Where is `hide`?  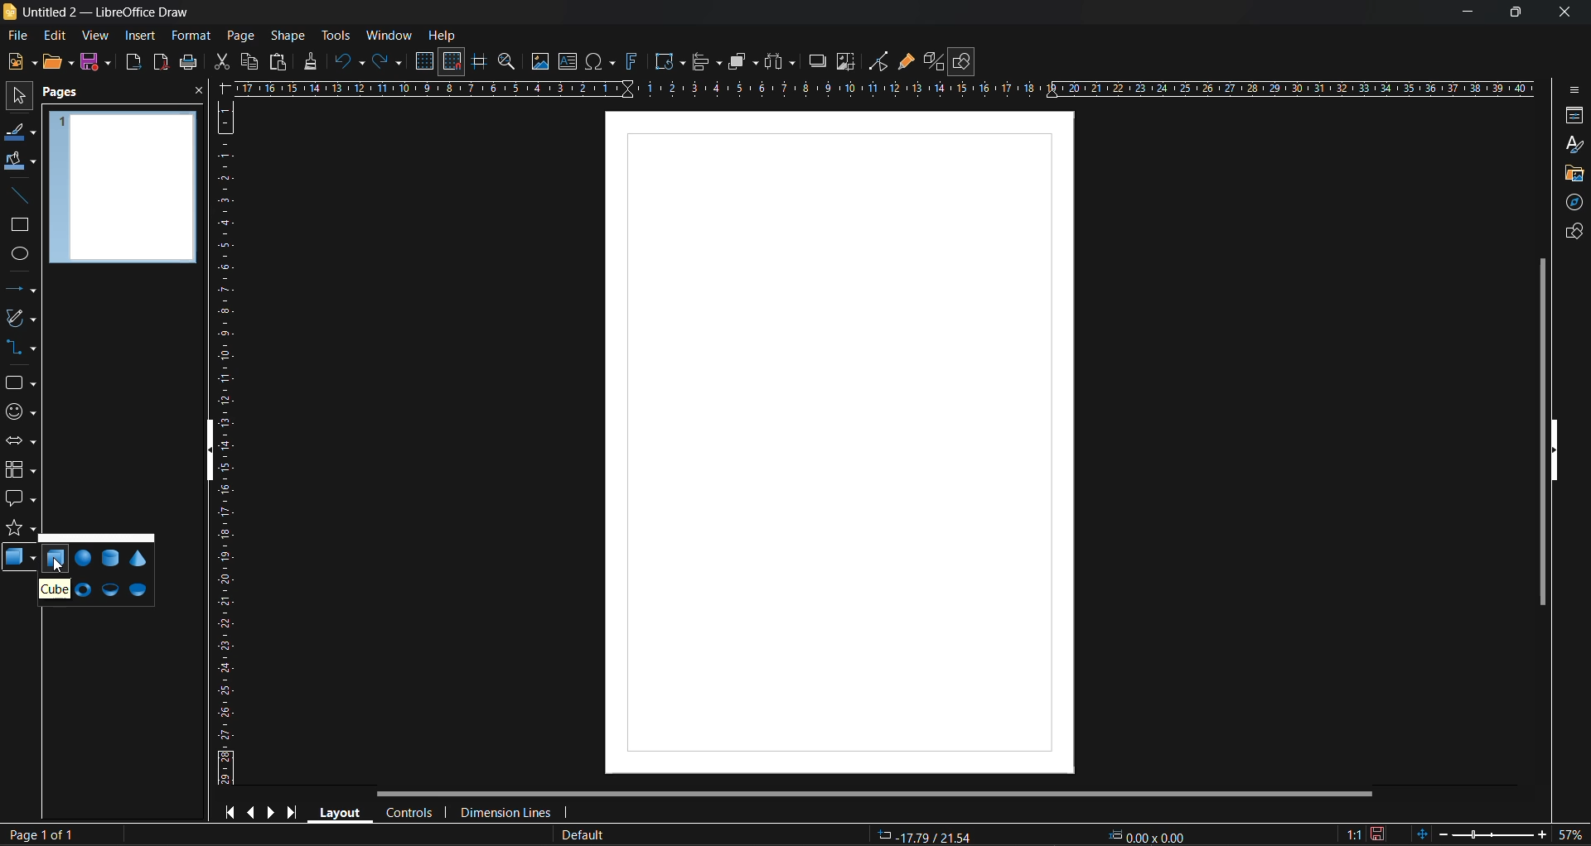
hide is located at coordinates (216, 451).